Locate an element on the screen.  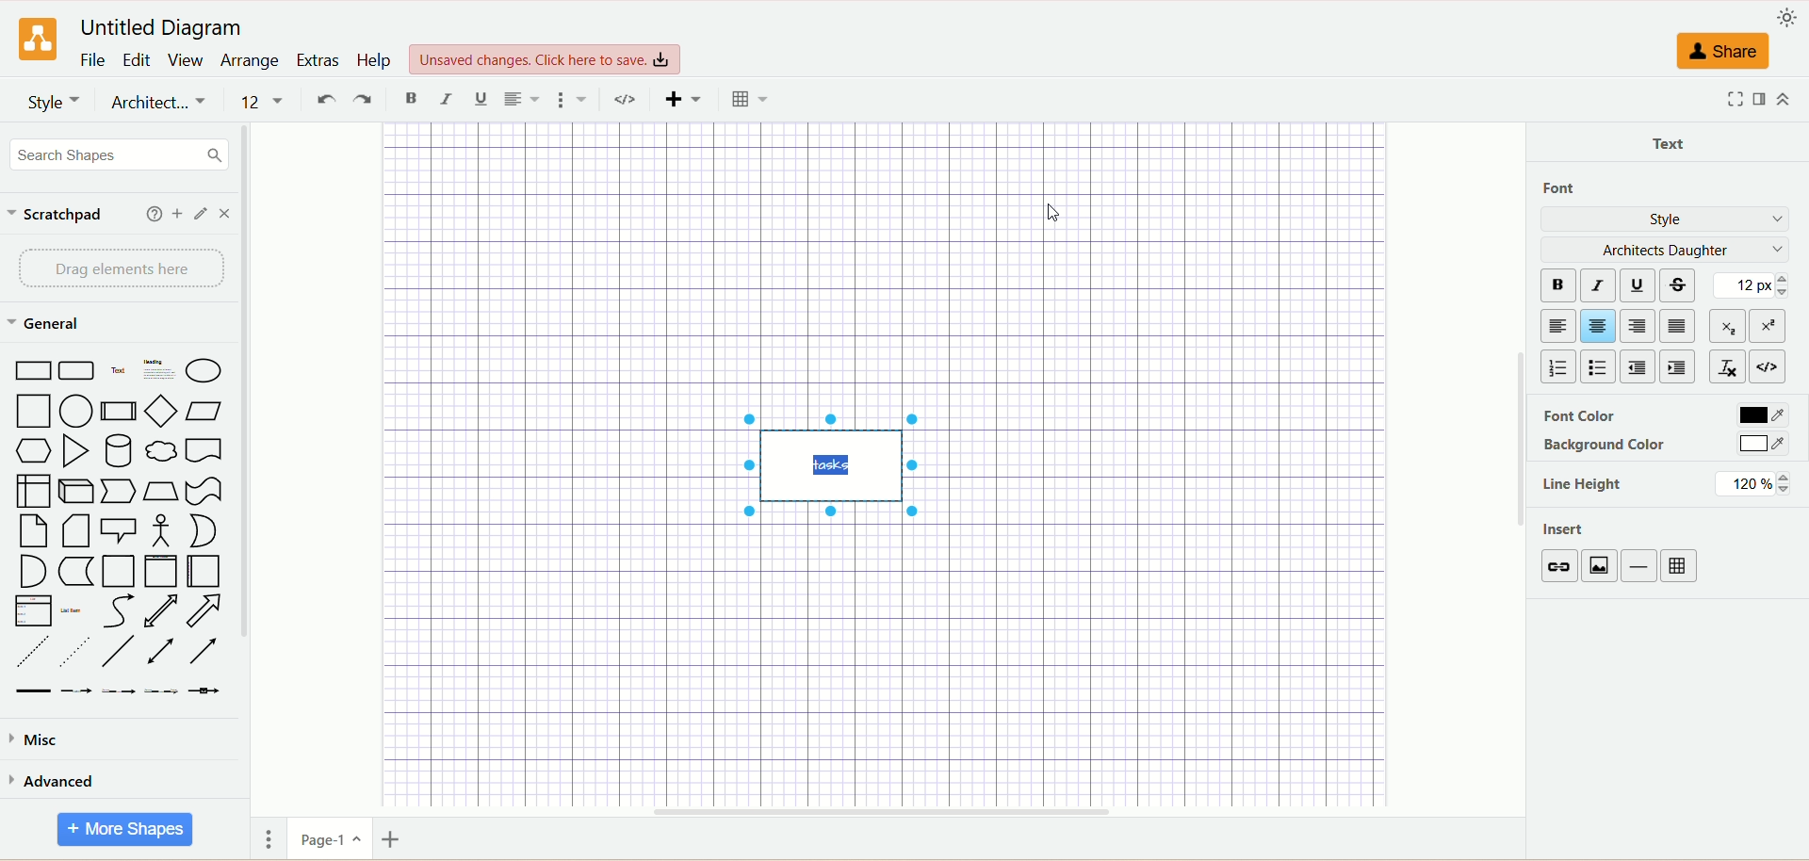
Italic is located at coordinates (447, 100).